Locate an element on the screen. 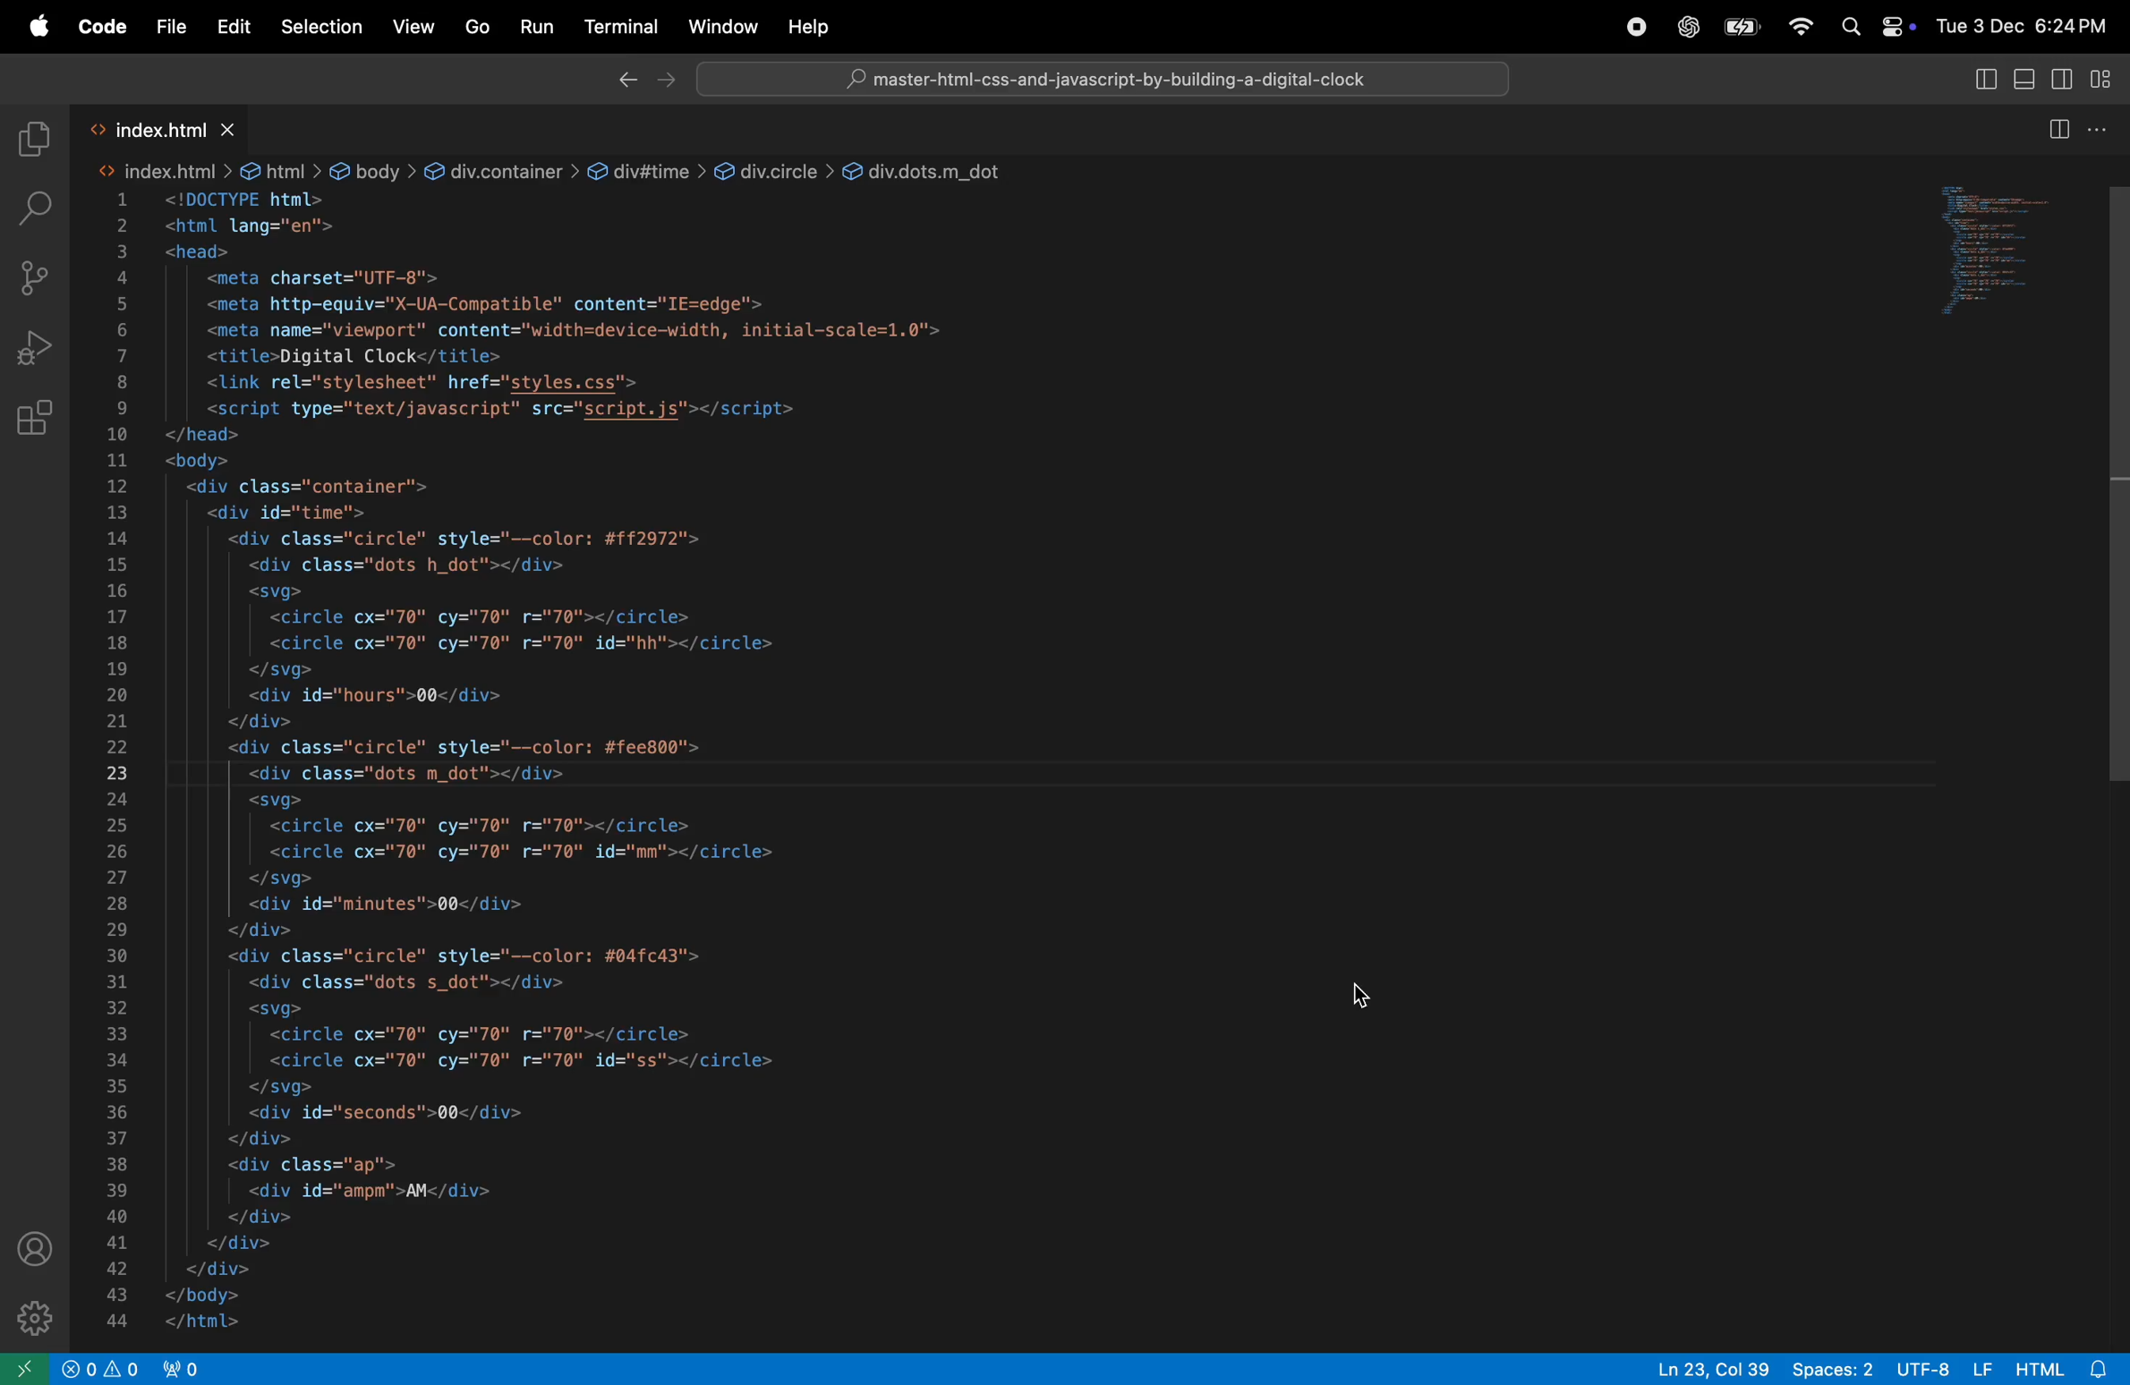 The width and height of the screenshot is (2130, 1385). toggle secondary side bar  is located at coordinates (2060, 77).